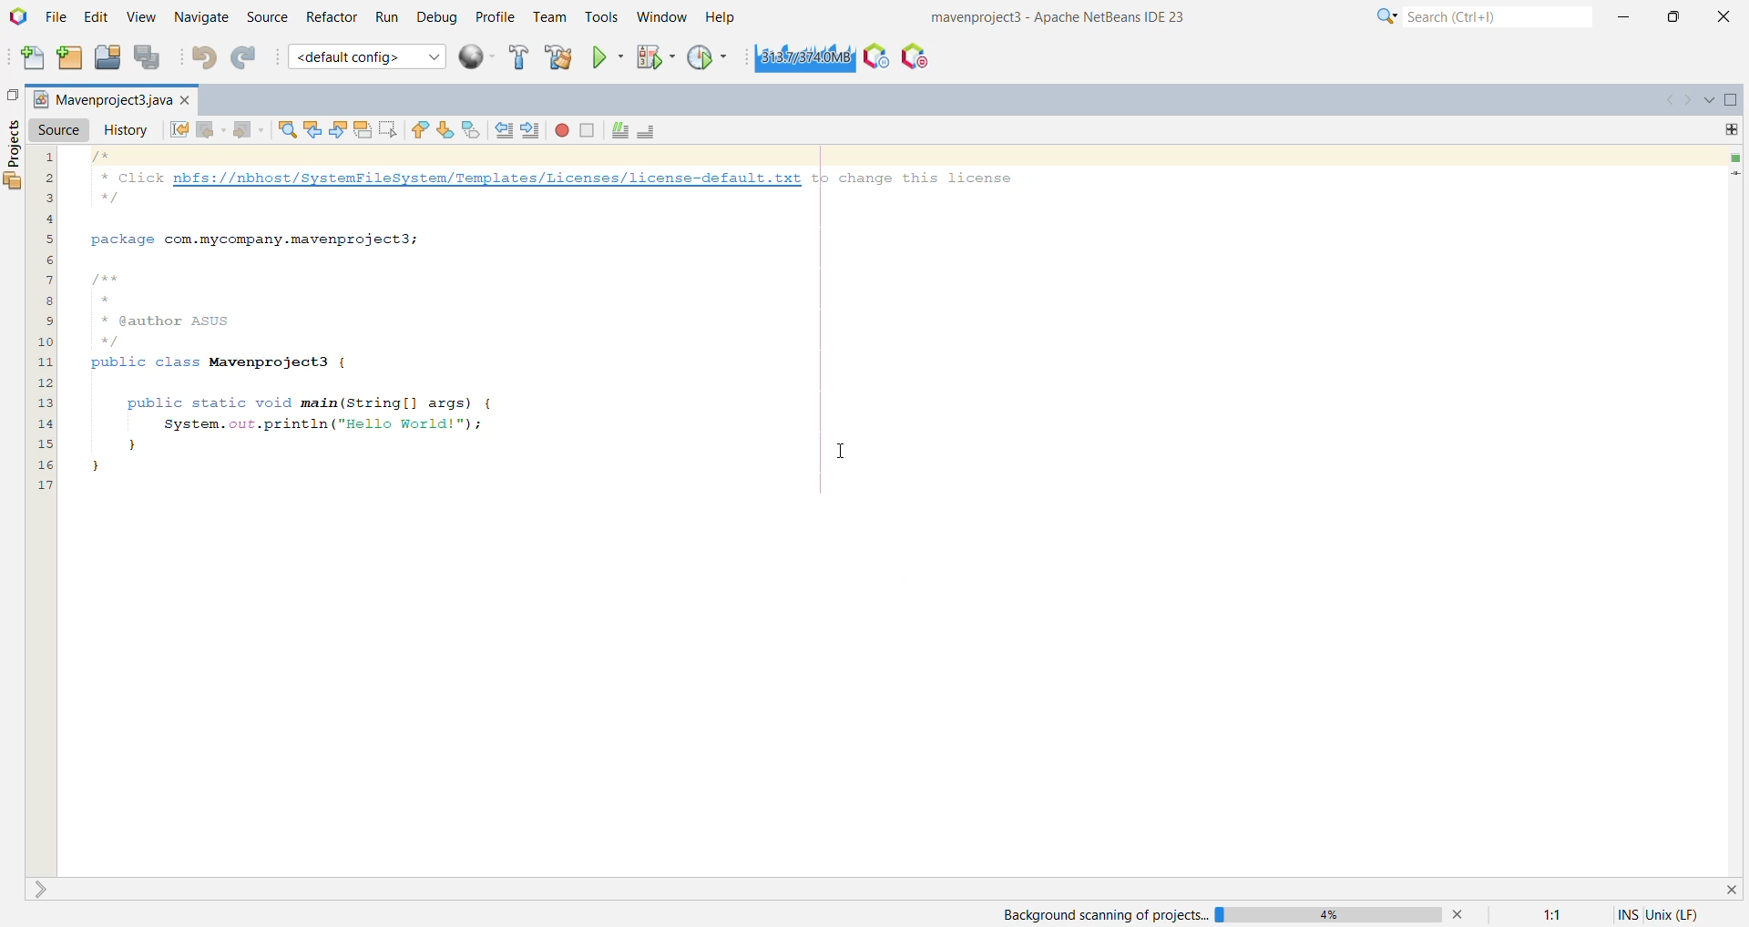 This screenshot has height=927, width=1749. Describe the element at coordinates (249, 130) in the screenshot. I see `Forward` at that location.